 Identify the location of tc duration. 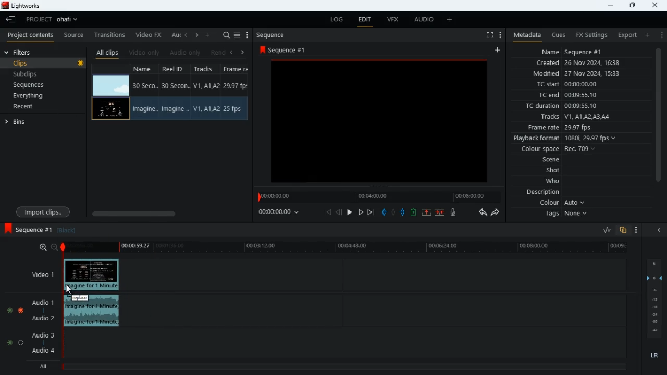
(578, 107).